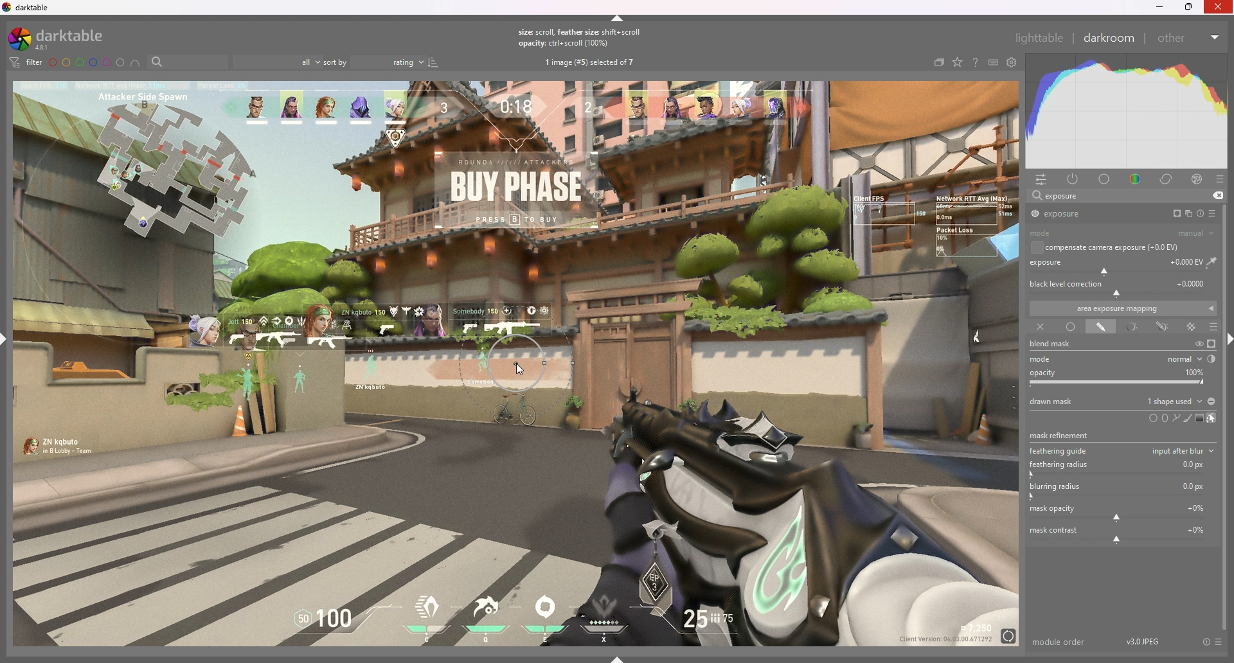  I want to click on drawn mask, so click(1100, 328).